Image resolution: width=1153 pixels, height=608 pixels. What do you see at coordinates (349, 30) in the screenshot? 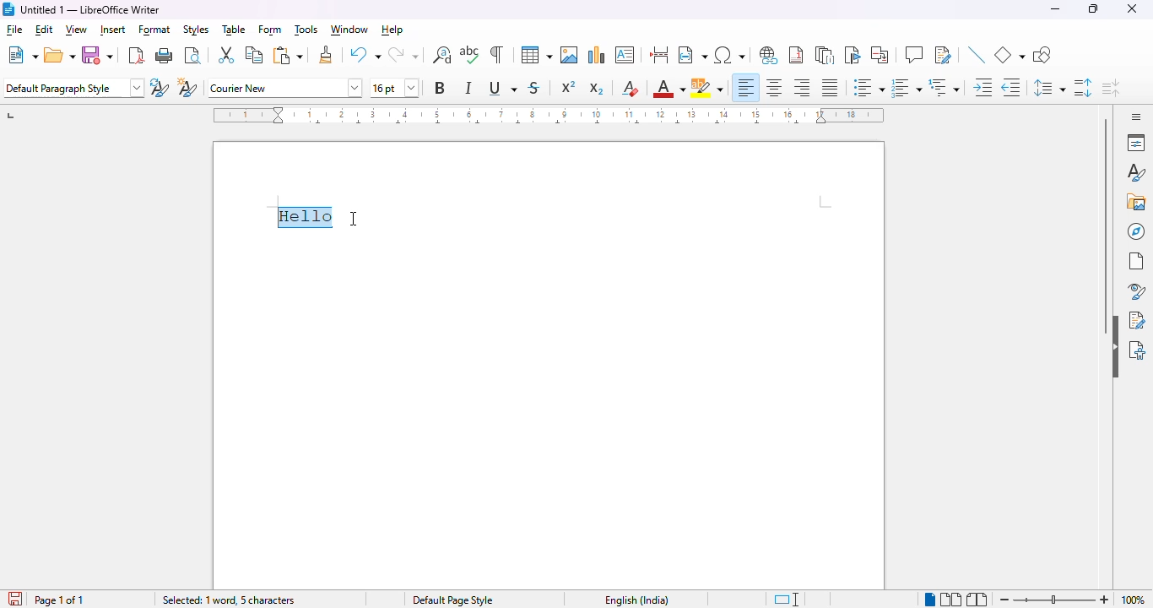
I see `window` at bounding box center [349, 30].